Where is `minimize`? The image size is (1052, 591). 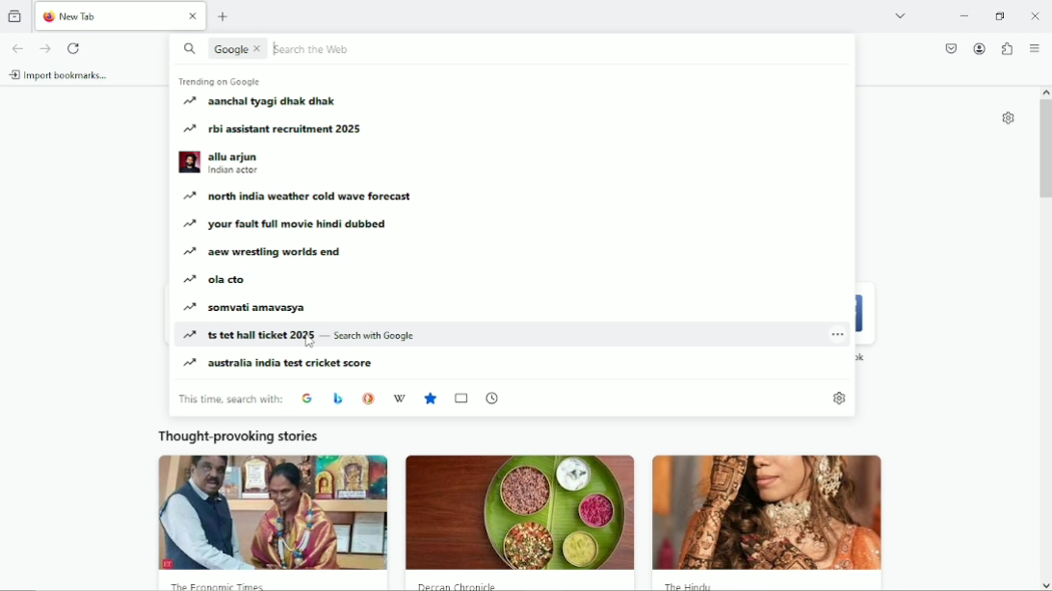
minimize is located at coordinates (963, 16).